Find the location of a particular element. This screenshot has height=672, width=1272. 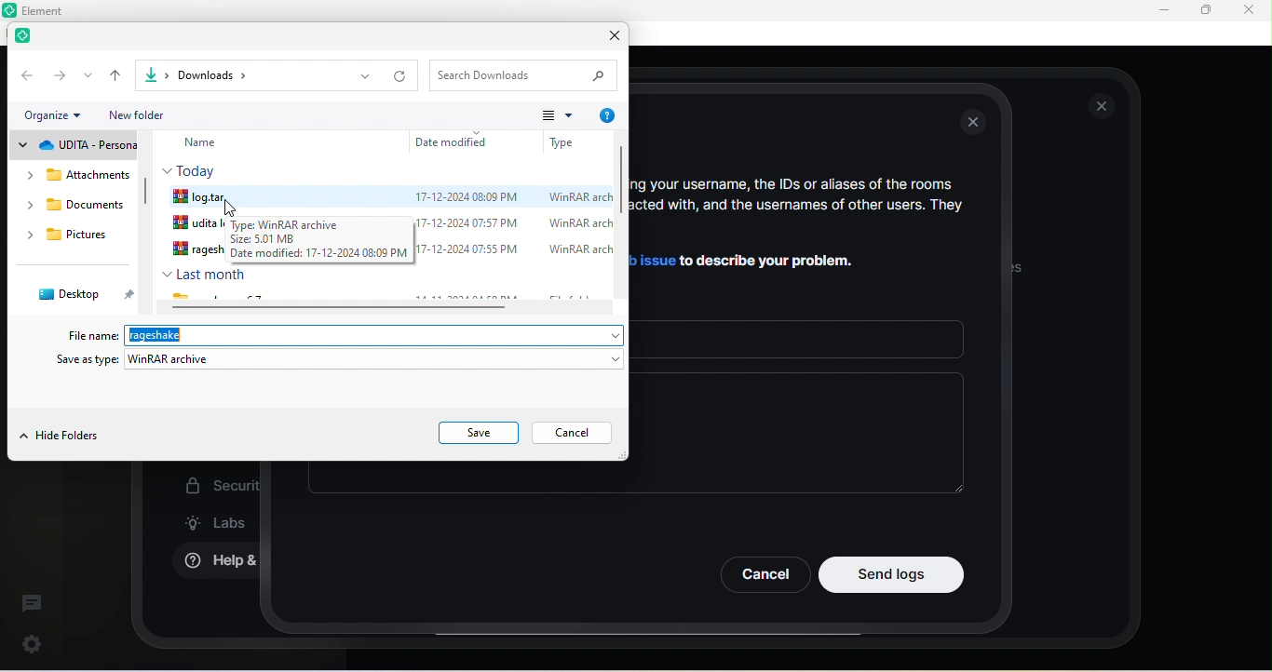

pictures is located at coordinates (75, 237).